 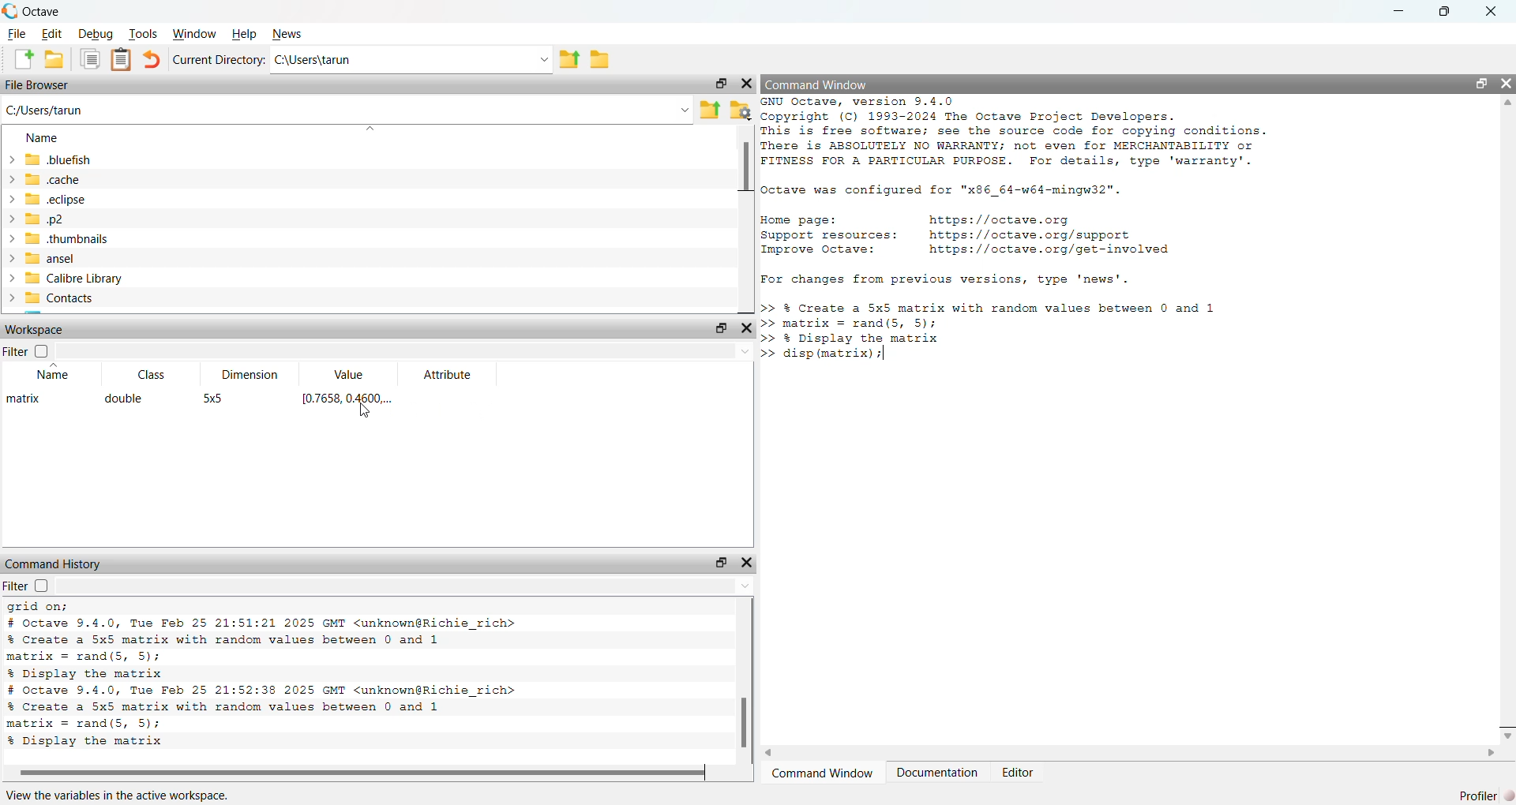 What do you see at coordinates (741, 112) in the screenshot?
I see `settings` at bounding box center [741, 112].